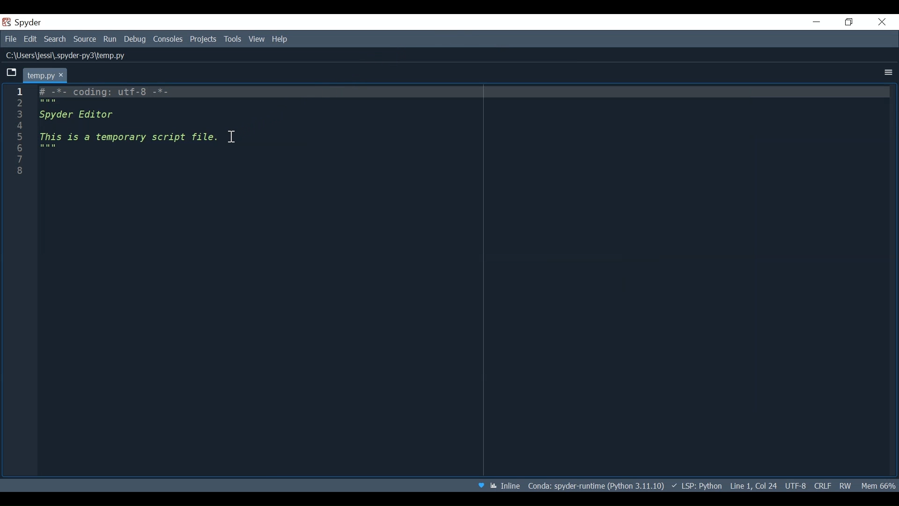  I want to click on LSP: Python, so click(697, 486).